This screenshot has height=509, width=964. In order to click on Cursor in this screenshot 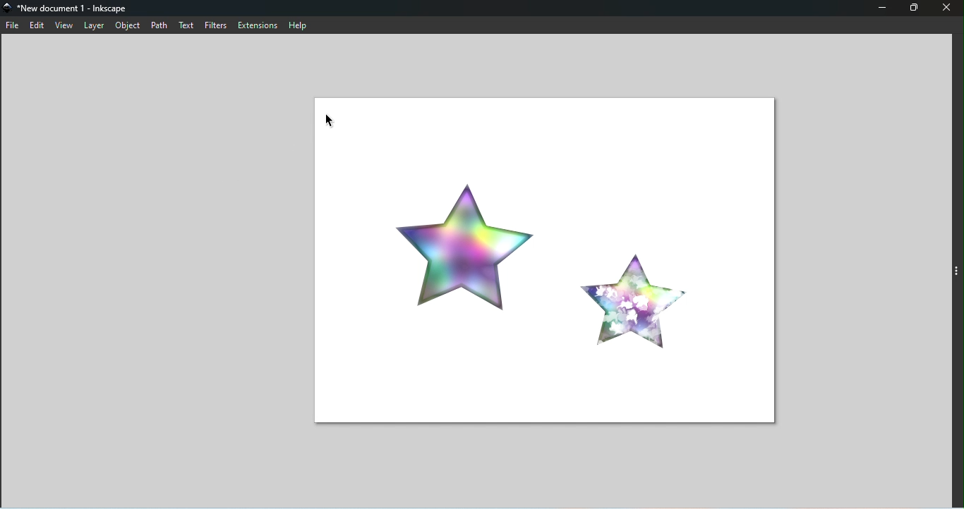, I will do `click(330, 119)`.